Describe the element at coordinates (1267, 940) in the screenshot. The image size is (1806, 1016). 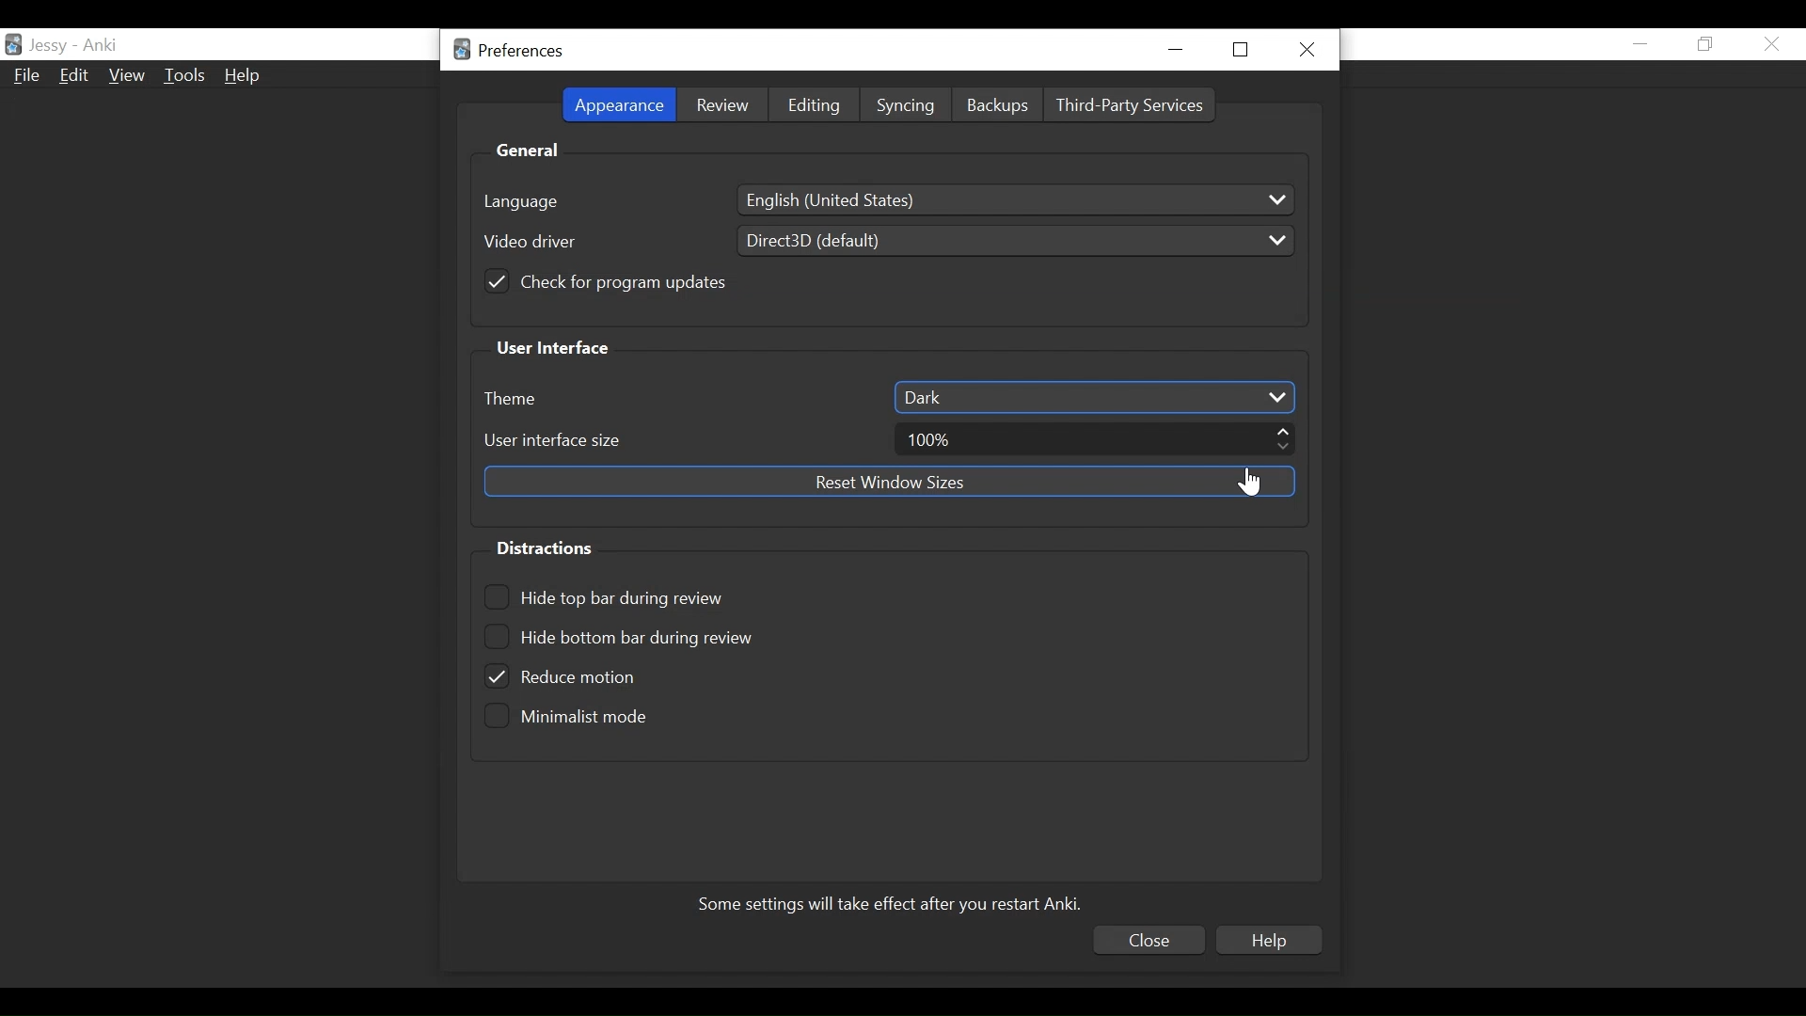
I see `Help` at that location.